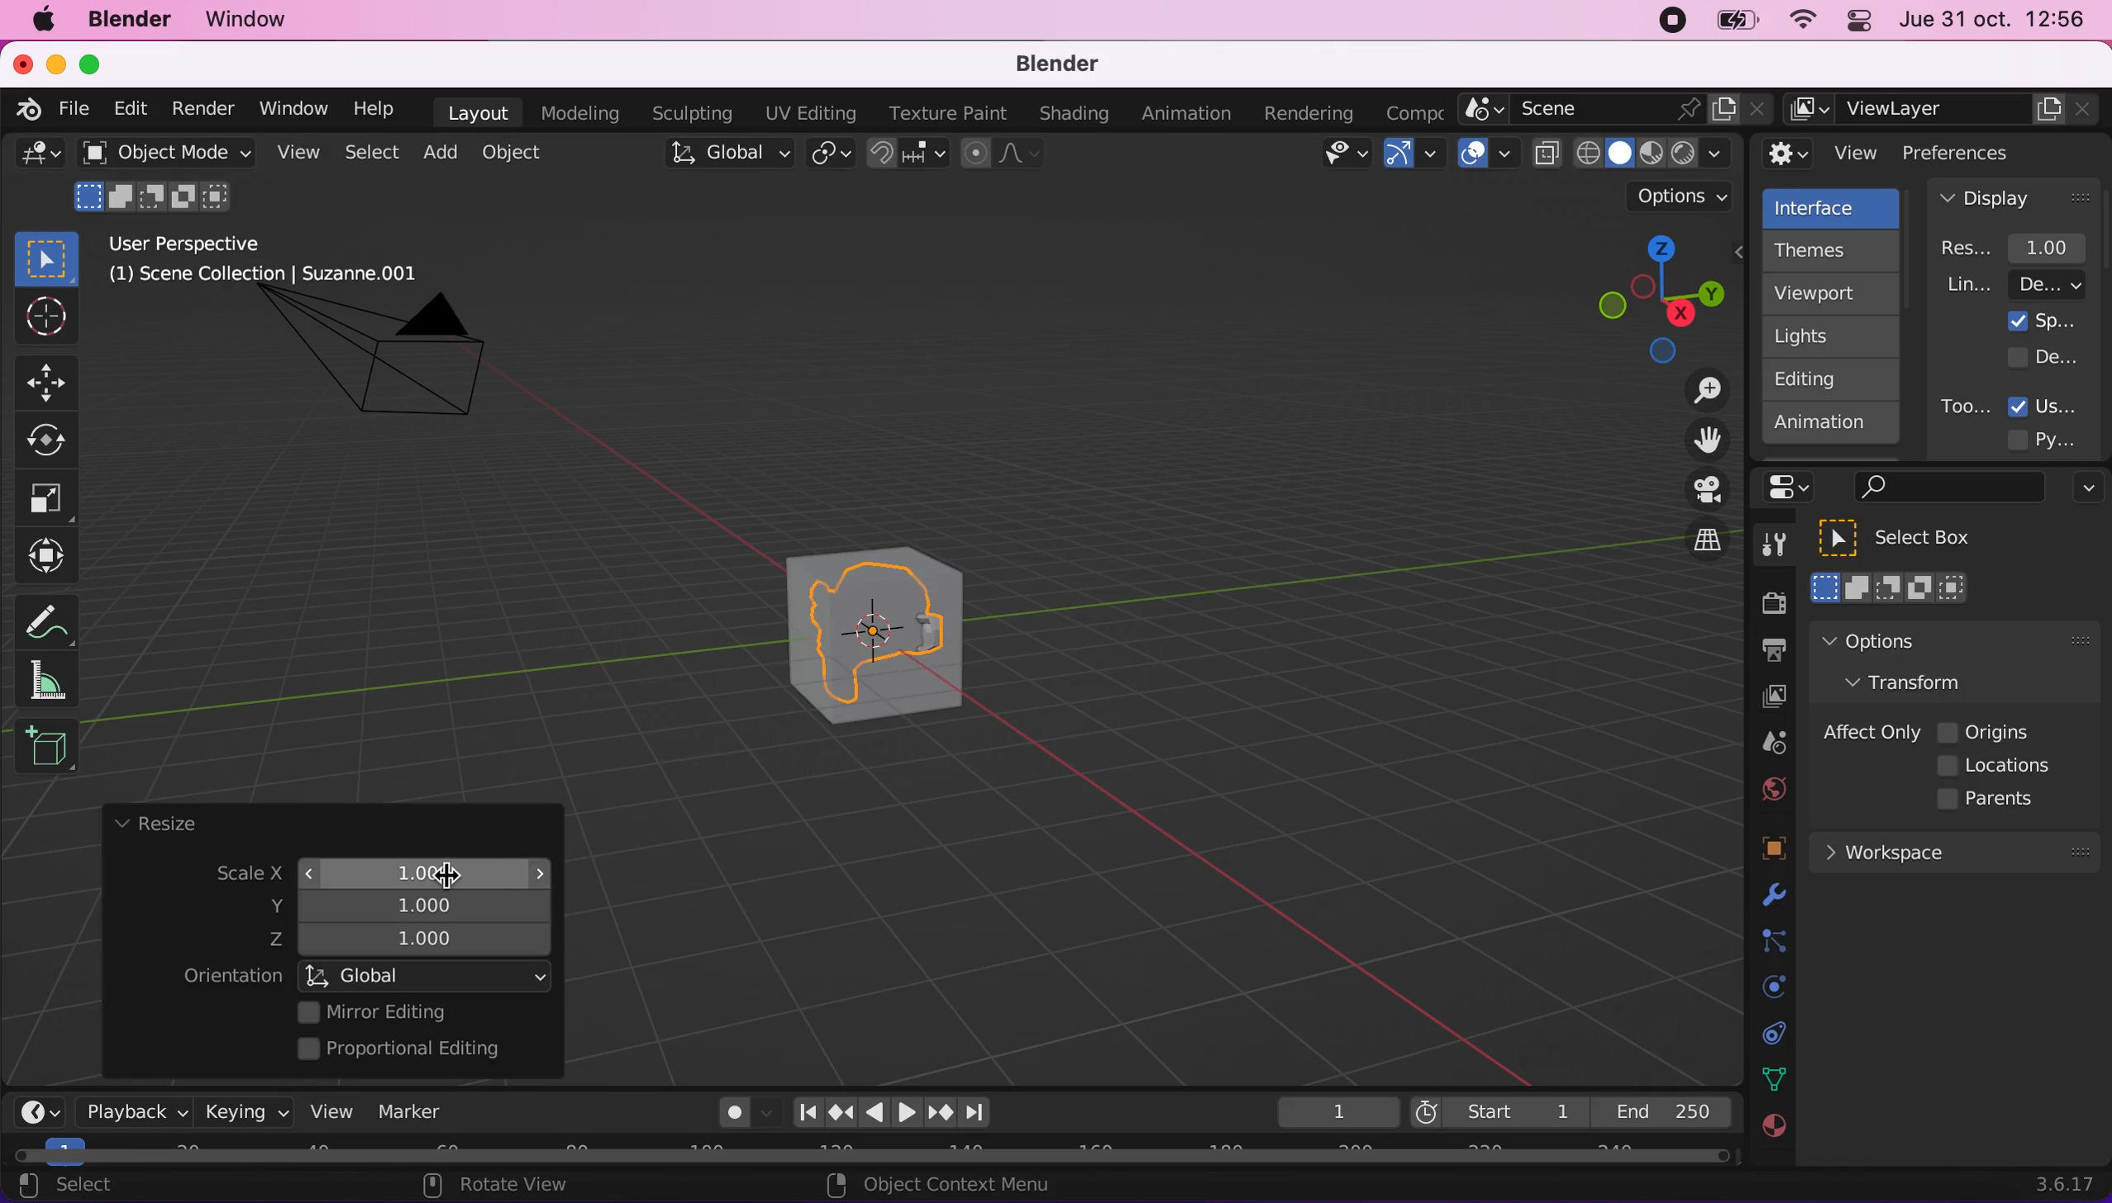 This screenshot has height=1203, width=2112. Describe the element at coordinates (1916, 538) in the screenshot. I see `select box` at that location.